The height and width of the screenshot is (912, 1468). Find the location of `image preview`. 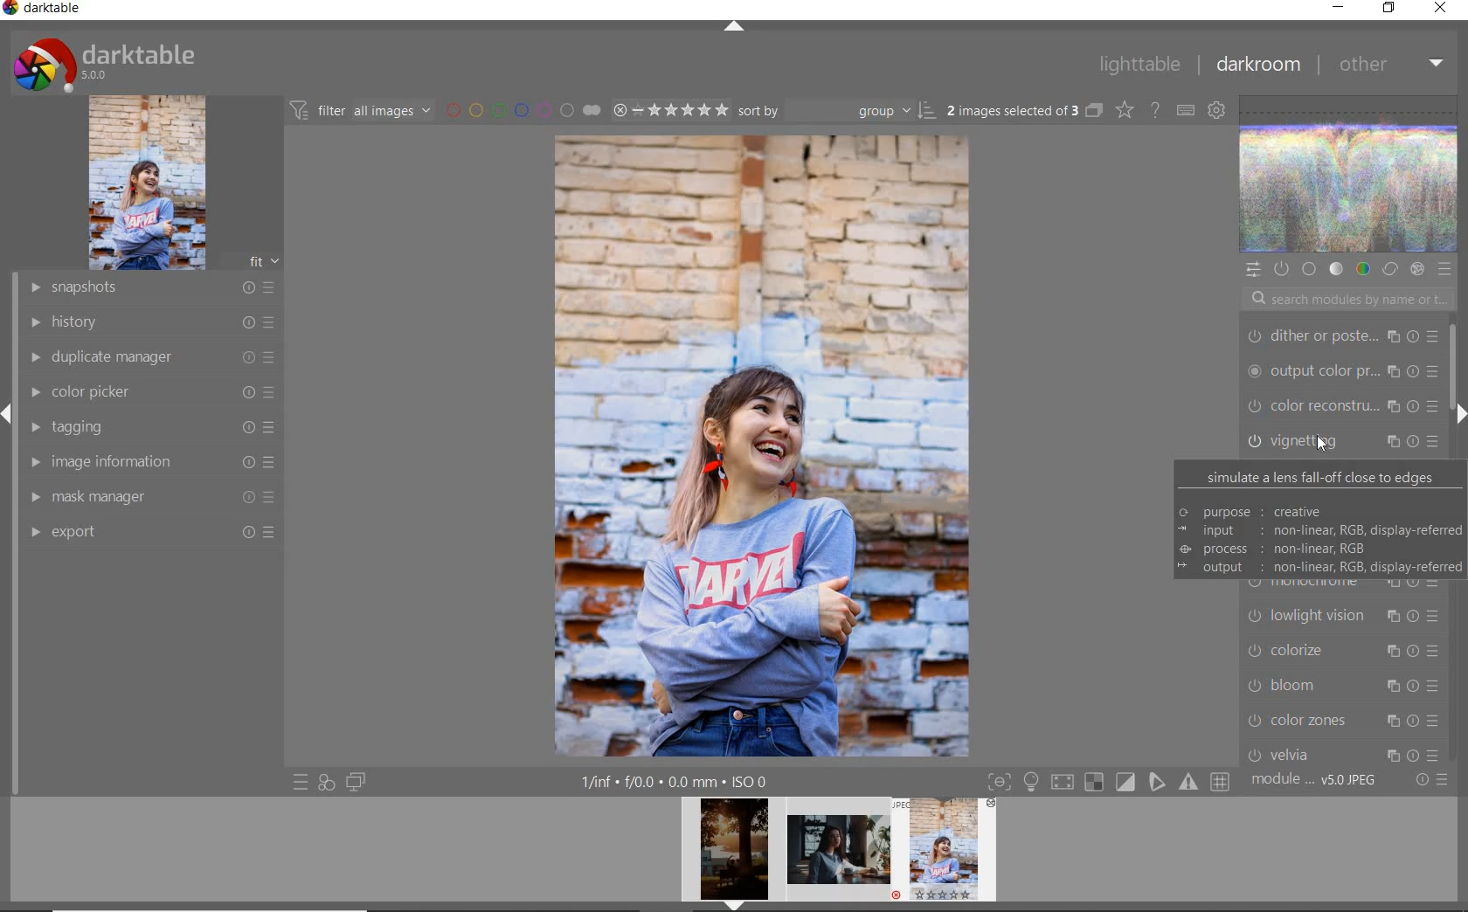

image preview is located at coordinates (839, 854).